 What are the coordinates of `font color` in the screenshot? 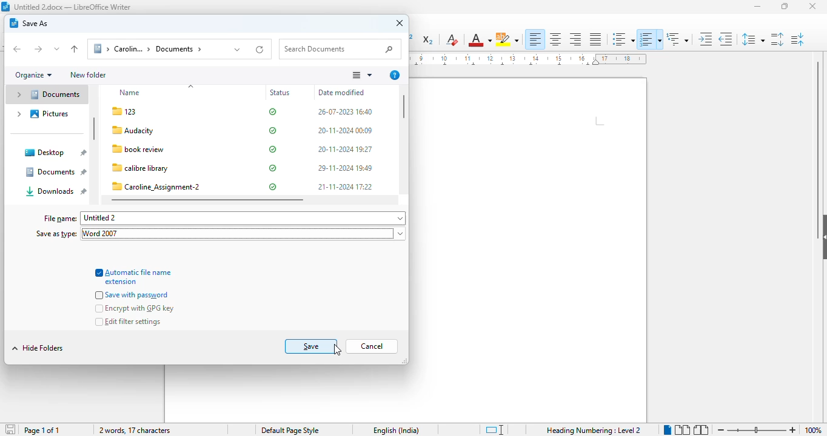 It's located at (480, 39).